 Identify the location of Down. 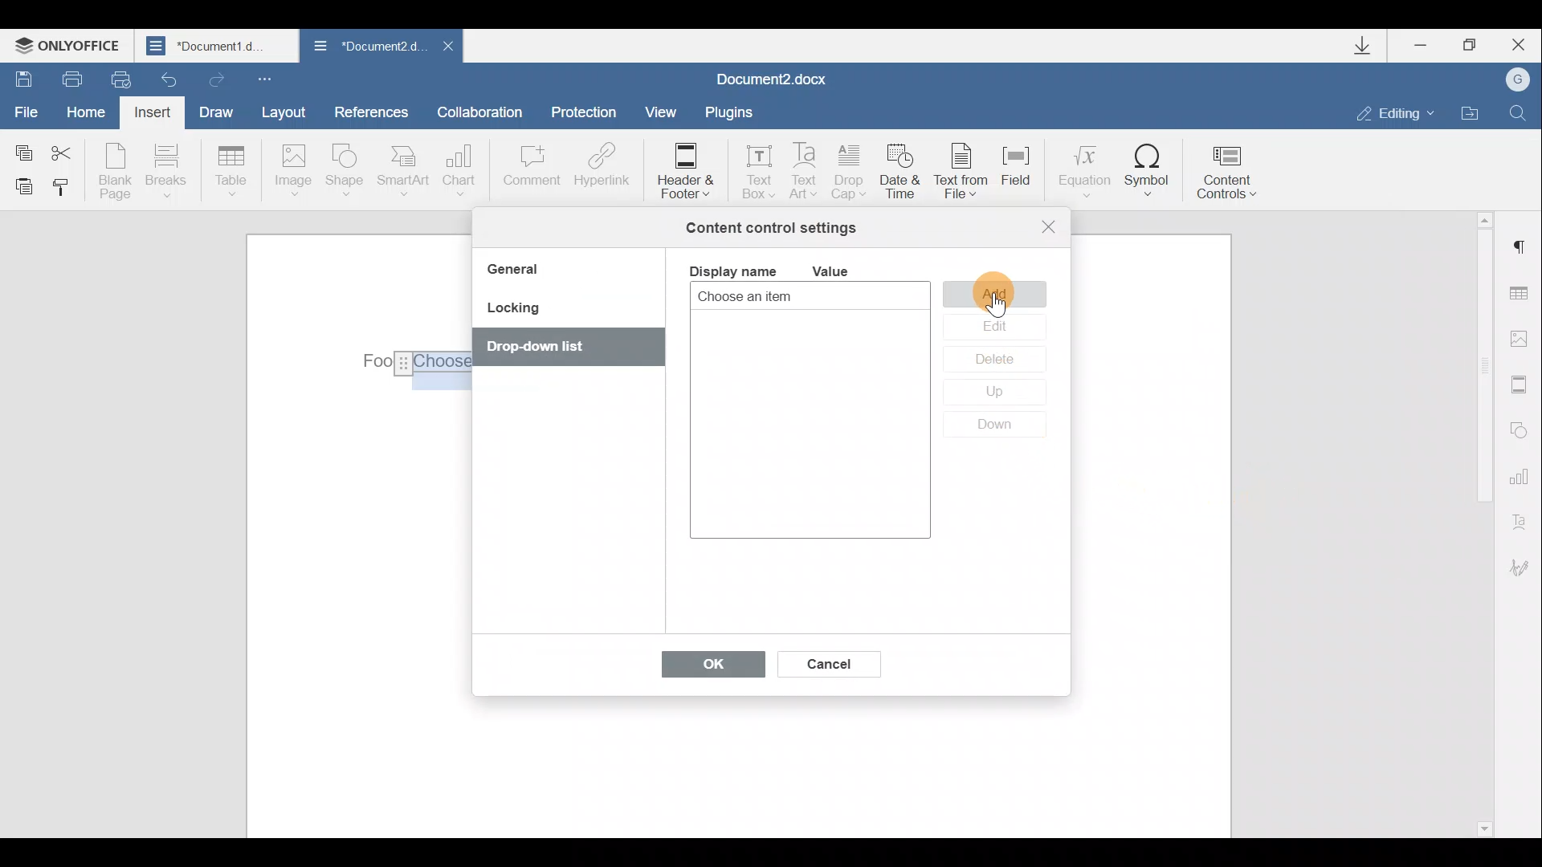
(1001, 425).